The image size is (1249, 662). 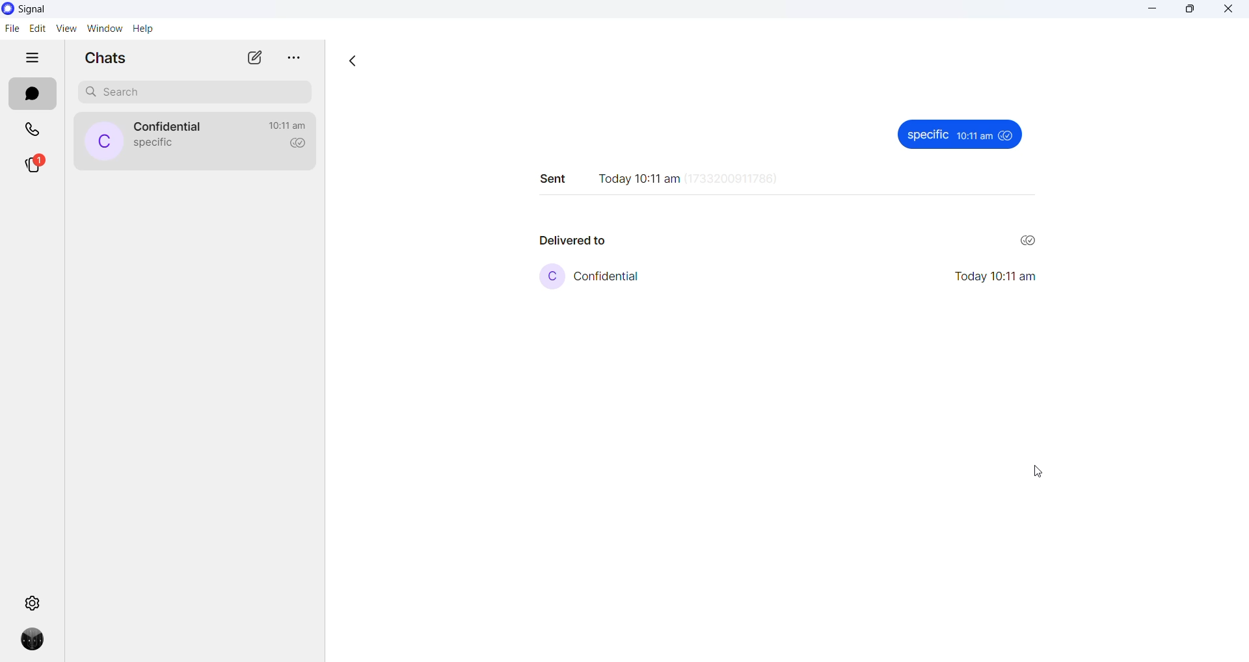 What do you see at coordinates (103, 58) in the screenshot?
I see `chats heading` at bounding box center [103, 58].